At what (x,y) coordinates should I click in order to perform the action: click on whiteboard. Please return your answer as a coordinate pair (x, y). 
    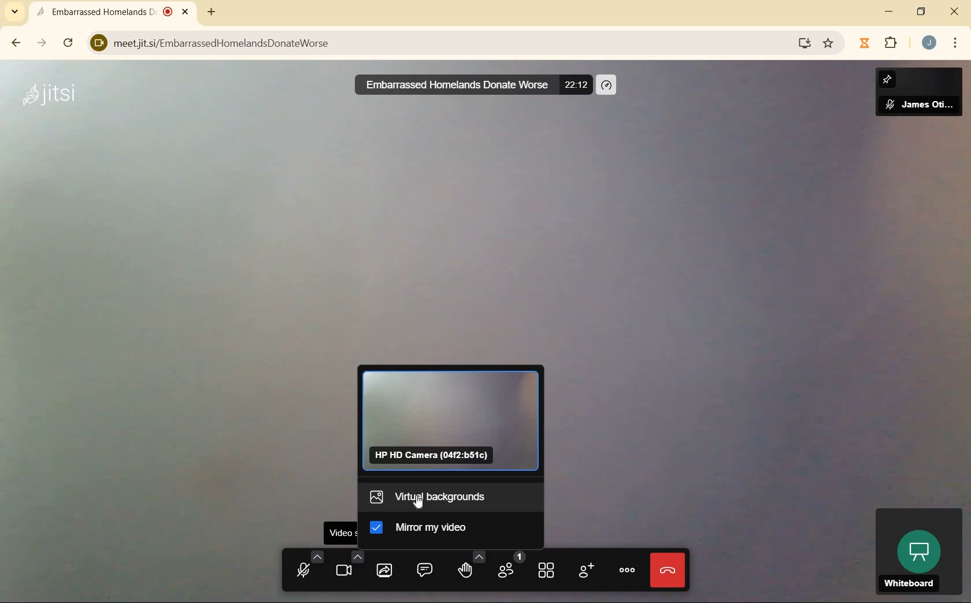
    Looking at the image, I should click on (916, 550).